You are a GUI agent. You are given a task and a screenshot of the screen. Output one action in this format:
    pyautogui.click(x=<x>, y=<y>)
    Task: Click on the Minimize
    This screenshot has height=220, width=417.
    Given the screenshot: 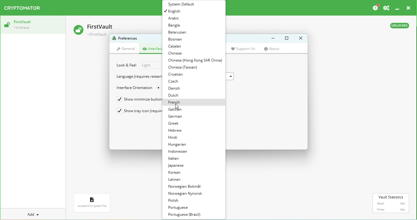 What is the action you would take?
    pyautogui.click(x=270, y=38)
    